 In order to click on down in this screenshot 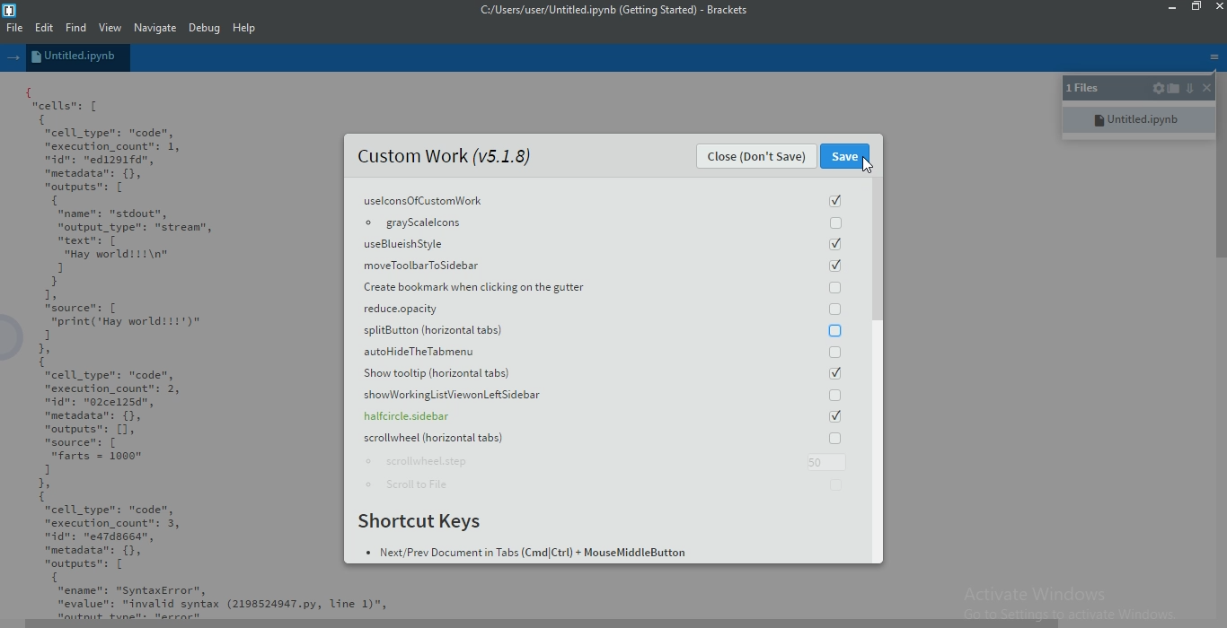, I will do `click(1189, 89)`.